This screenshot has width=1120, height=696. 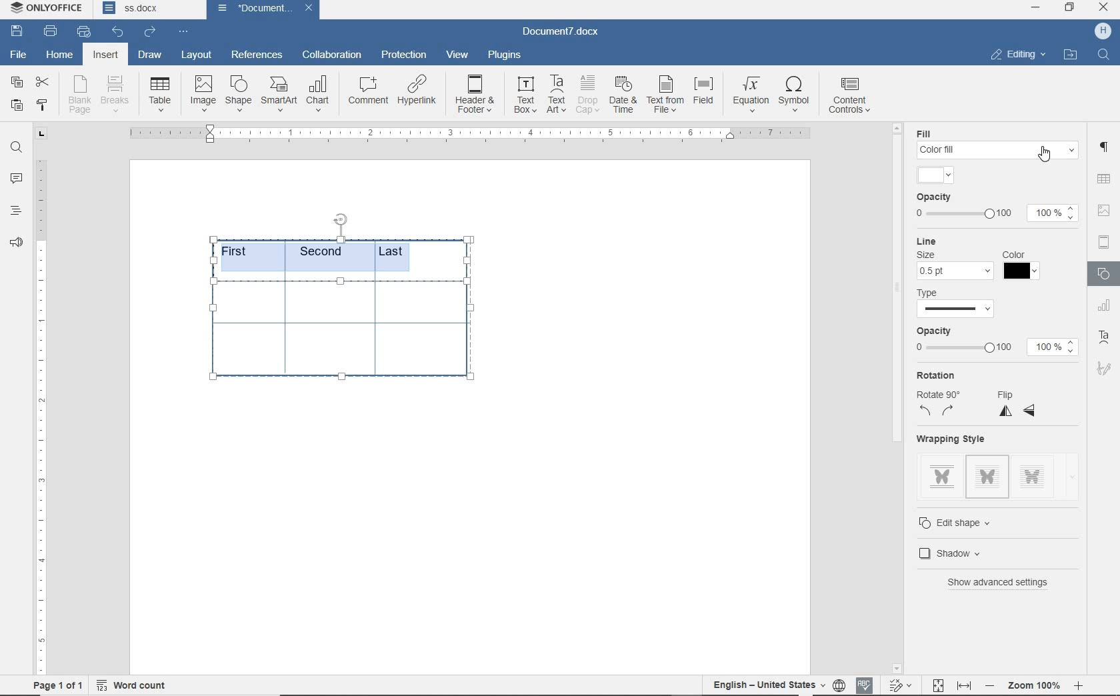 I want to click on layout, so click(x=199, y=55).